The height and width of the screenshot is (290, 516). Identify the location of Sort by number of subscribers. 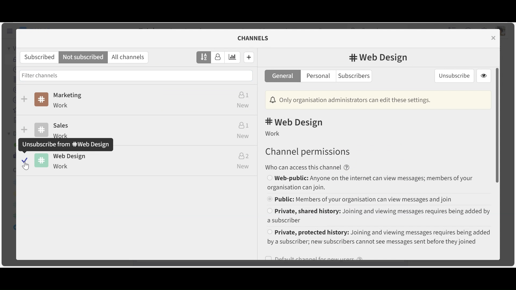
(217, 57).